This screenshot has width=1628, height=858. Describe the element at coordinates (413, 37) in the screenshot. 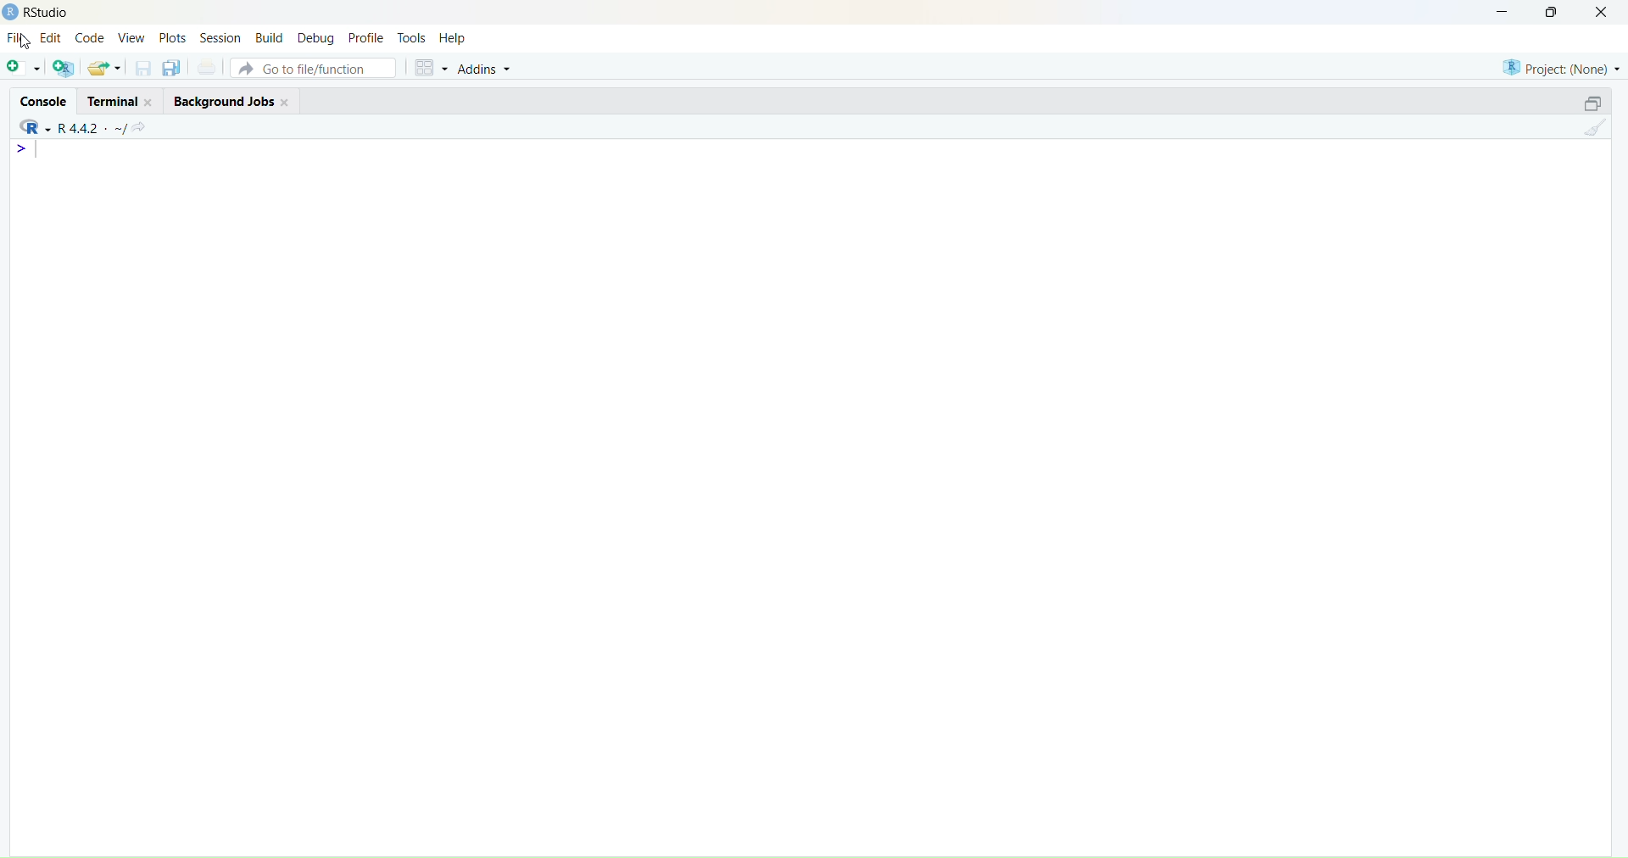

I see `Tools` at that location.